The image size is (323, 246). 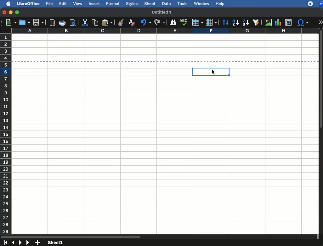 What do you see at coordinates (24, 22) in the screenshot?
I see `open` at bounding box center [24, 22].